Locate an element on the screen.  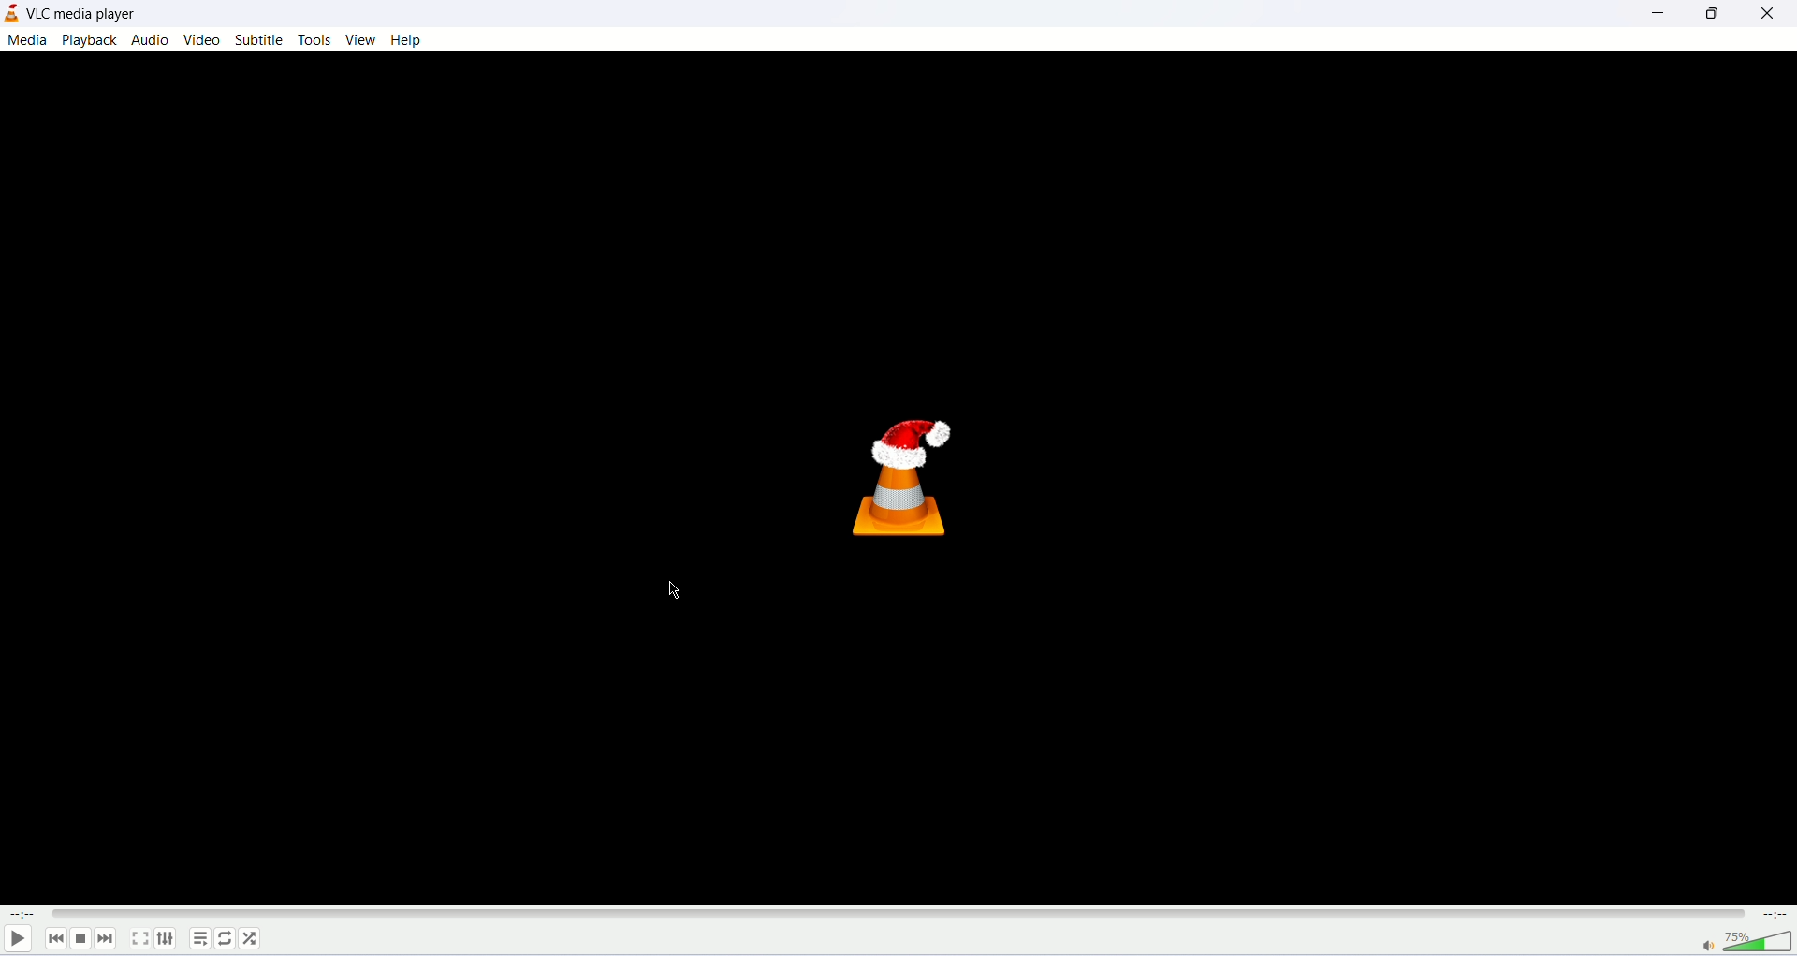
video is located at coordinates (201, 40).